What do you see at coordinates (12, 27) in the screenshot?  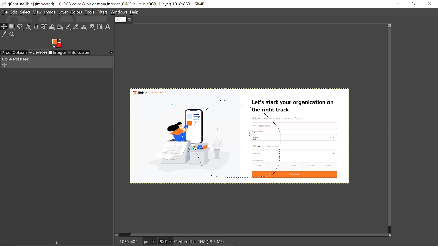 I see `Rectangular select tool` at bounding box center [12, 27].